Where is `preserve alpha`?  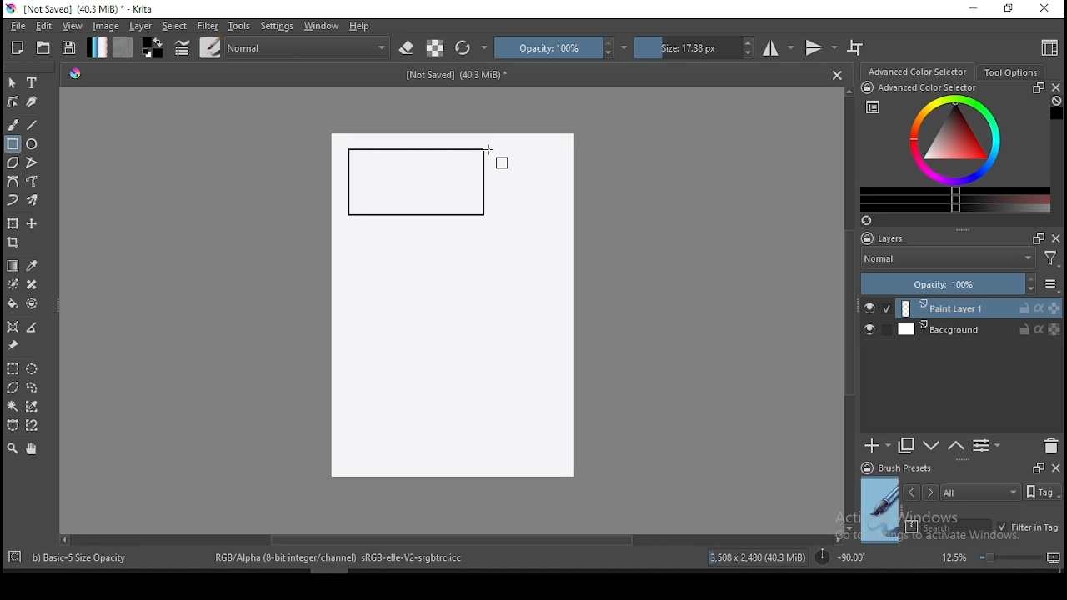
preserve alpha is located at coordinates (435, 49).